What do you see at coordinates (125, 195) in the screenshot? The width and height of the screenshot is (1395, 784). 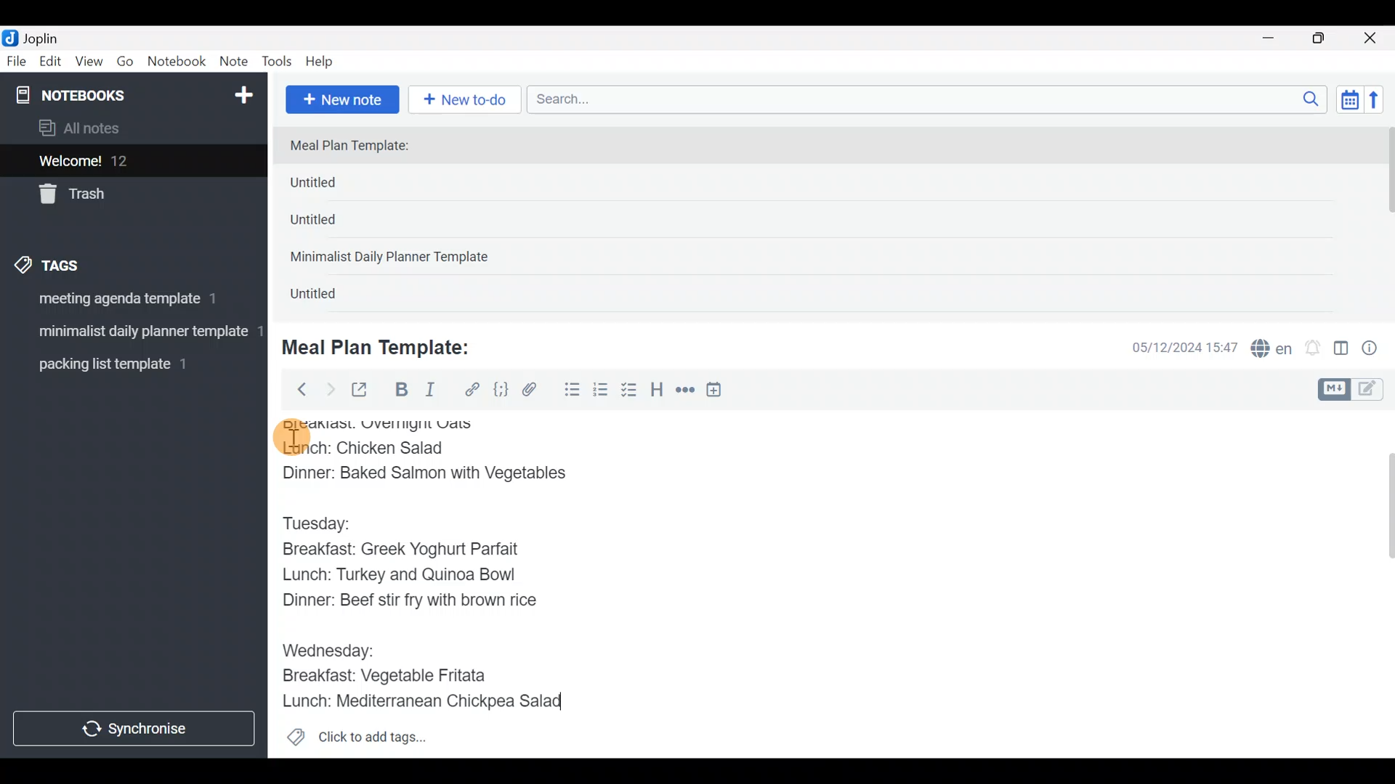 I see `Trash` at bounding box center [125, 195].